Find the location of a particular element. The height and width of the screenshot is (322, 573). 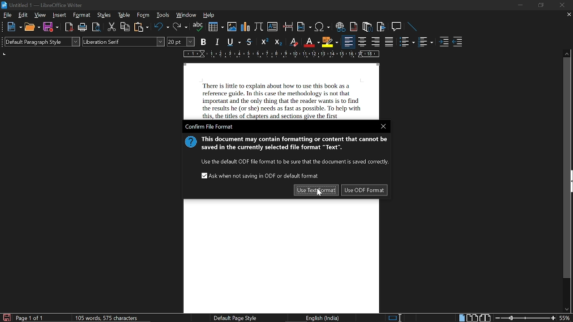

language style is located at coordinates (324, 318).